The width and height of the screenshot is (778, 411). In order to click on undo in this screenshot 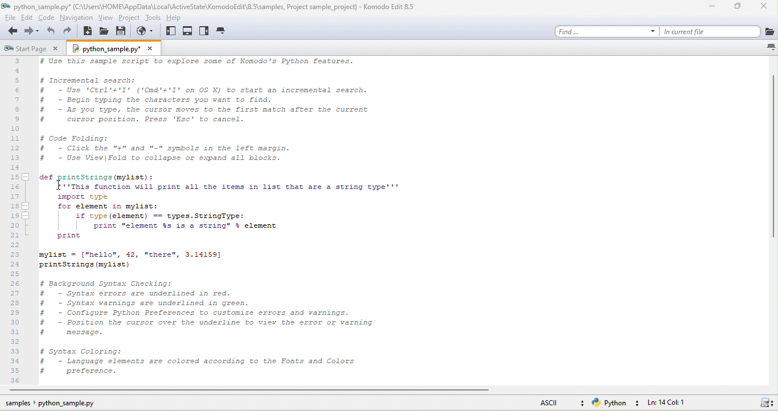, I will do `click(50, 32)`.